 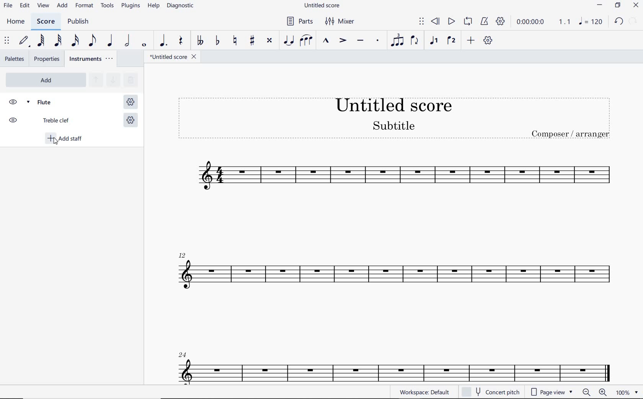 What do you see at coordinates (436, 21) in the screenshot?
I see `REWIND` at bounding box center [436, 21].